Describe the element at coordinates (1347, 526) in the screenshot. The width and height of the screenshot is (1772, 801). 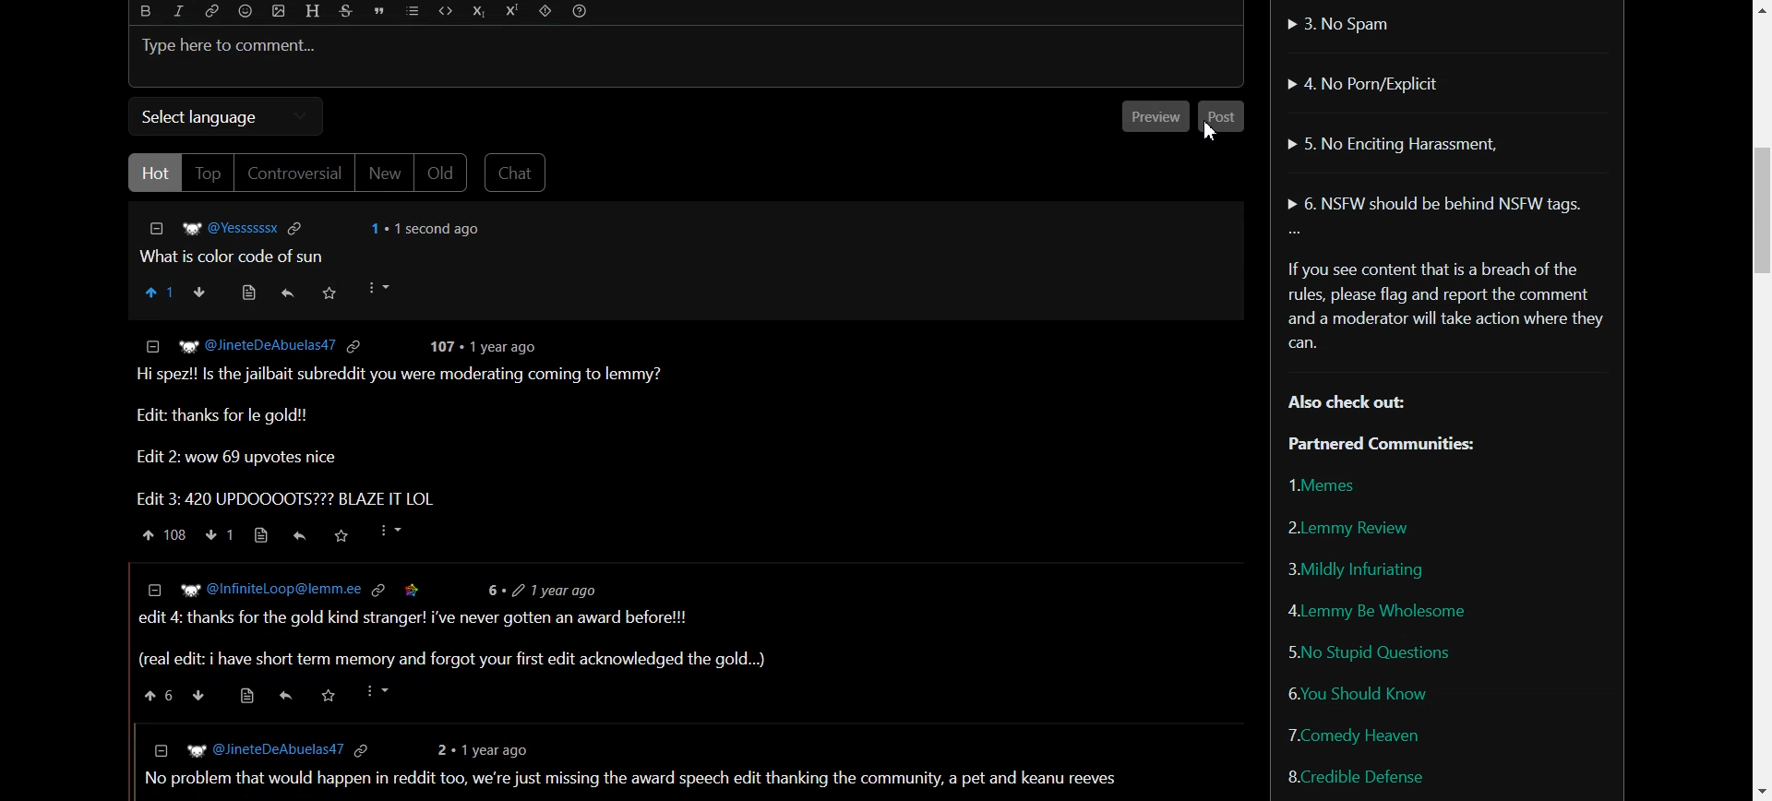
I see `Lemmy Review` at that location.